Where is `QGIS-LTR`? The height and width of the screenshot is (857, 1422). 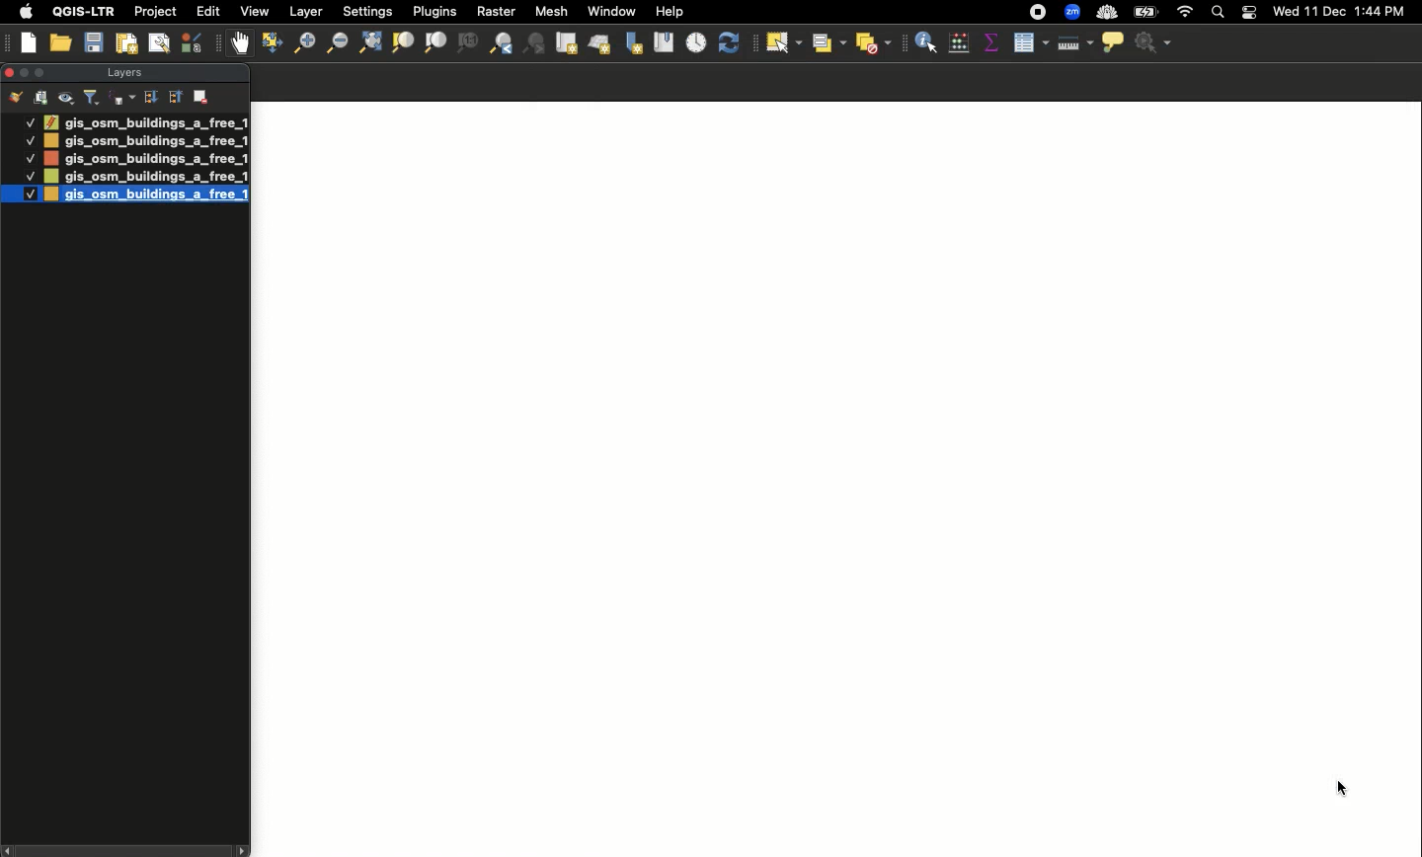 QGIS-LTR is located at coordinates (84, 11).